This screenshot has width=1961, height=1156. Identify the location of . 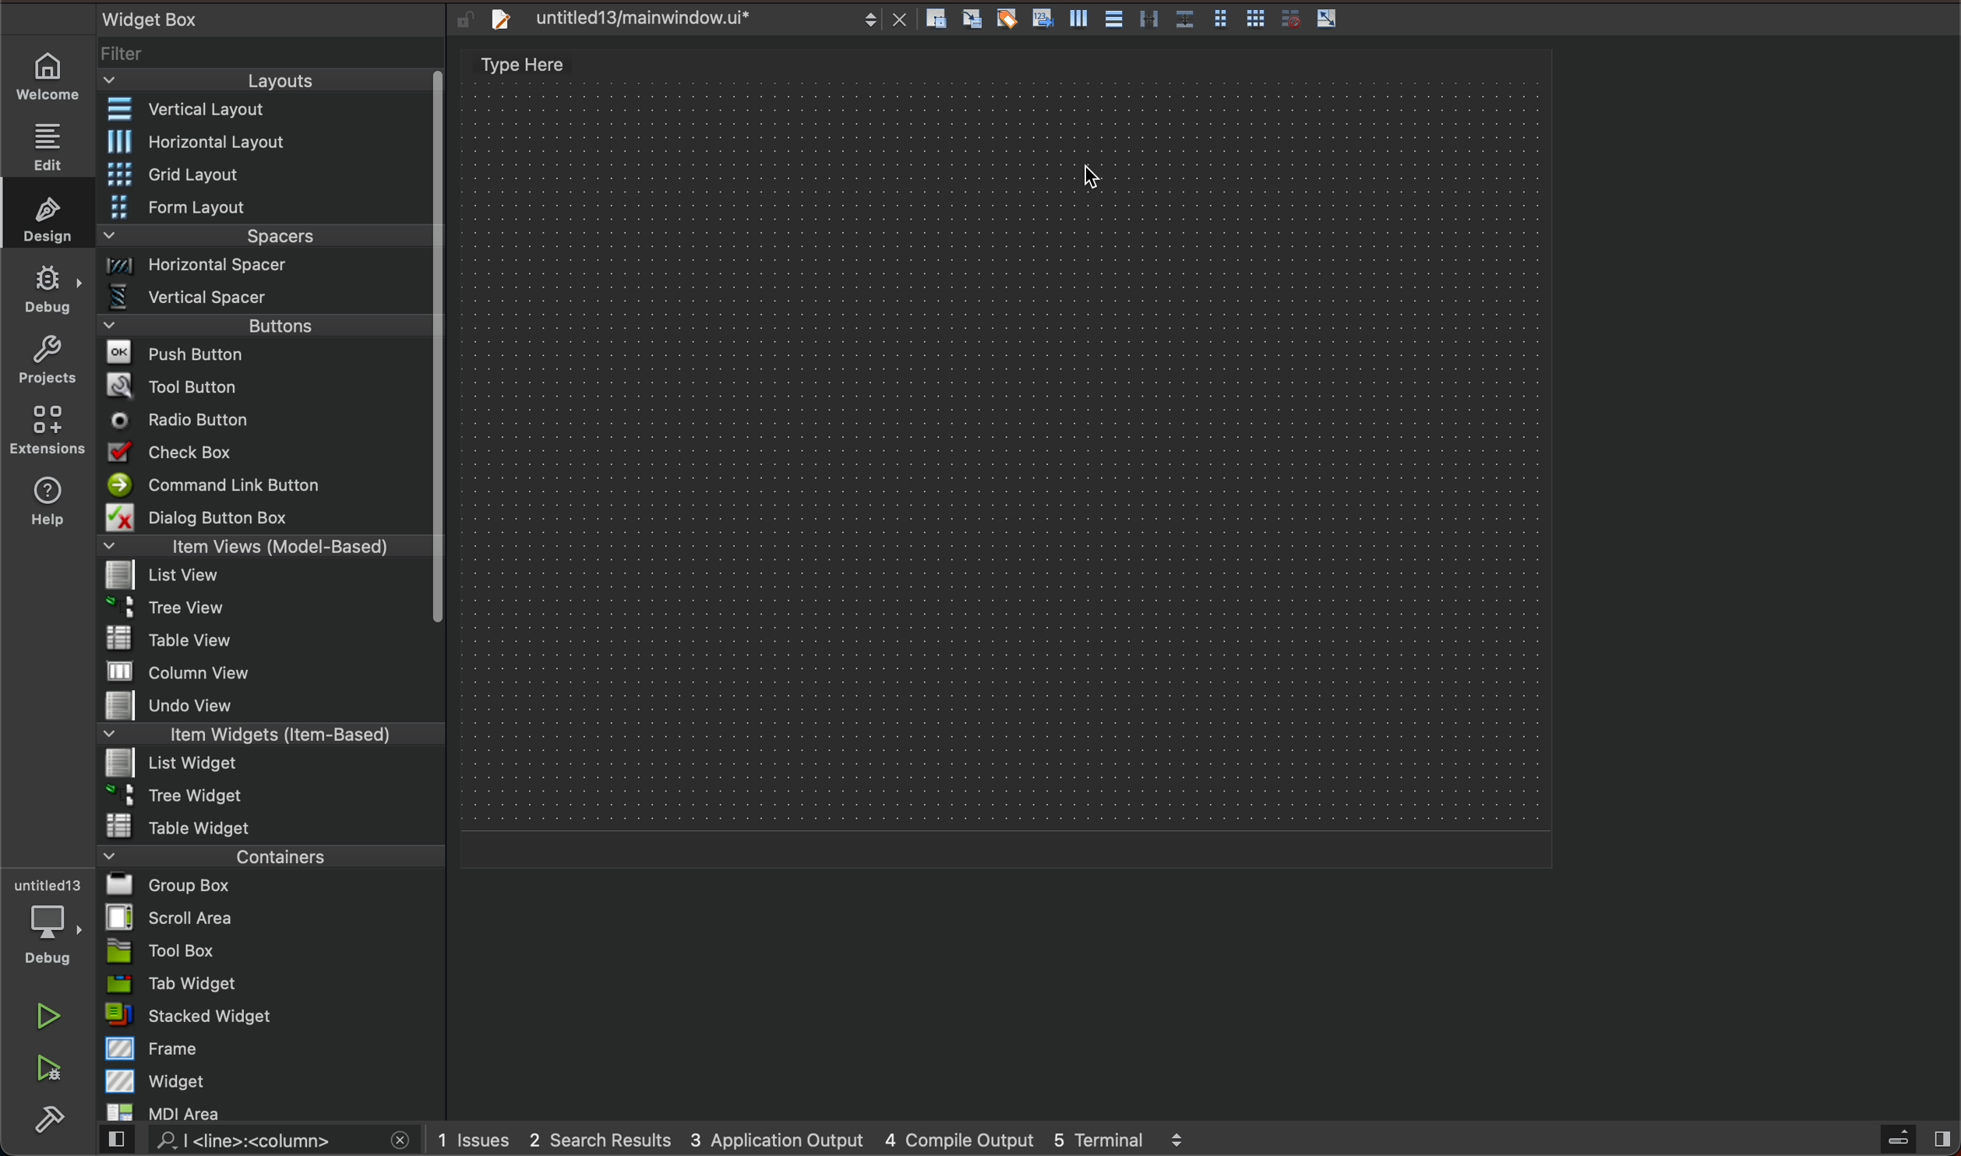
(938, 19).